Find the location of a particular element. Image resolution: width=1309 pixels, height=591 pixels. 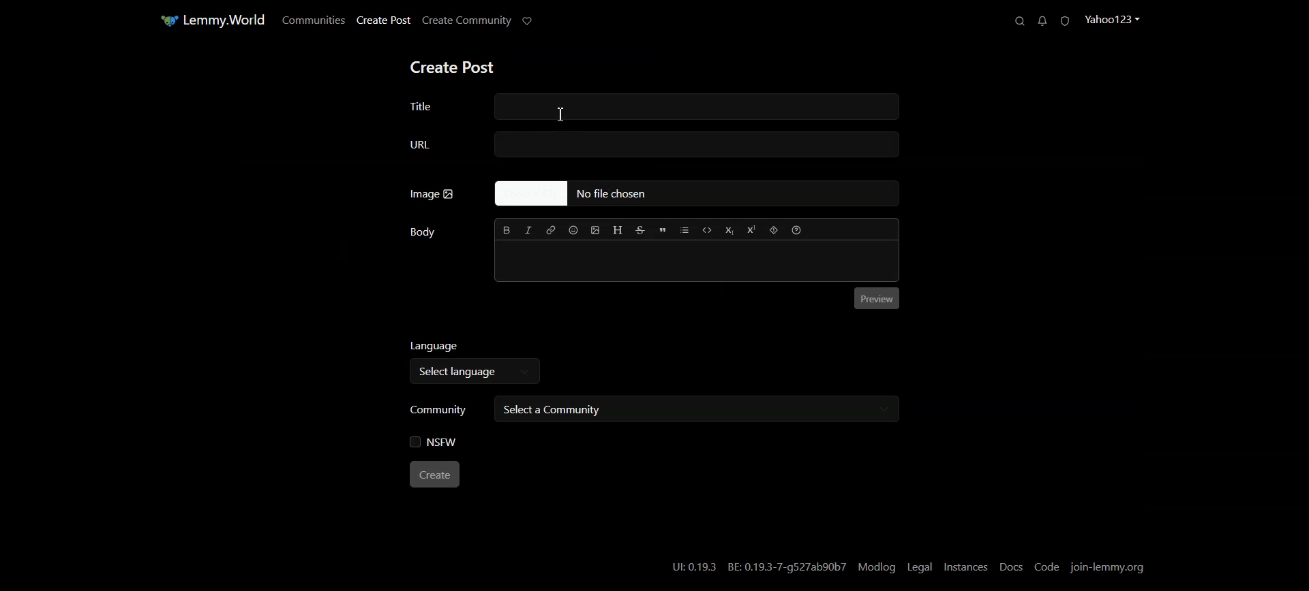

Header is located at coordinates (618, 230).